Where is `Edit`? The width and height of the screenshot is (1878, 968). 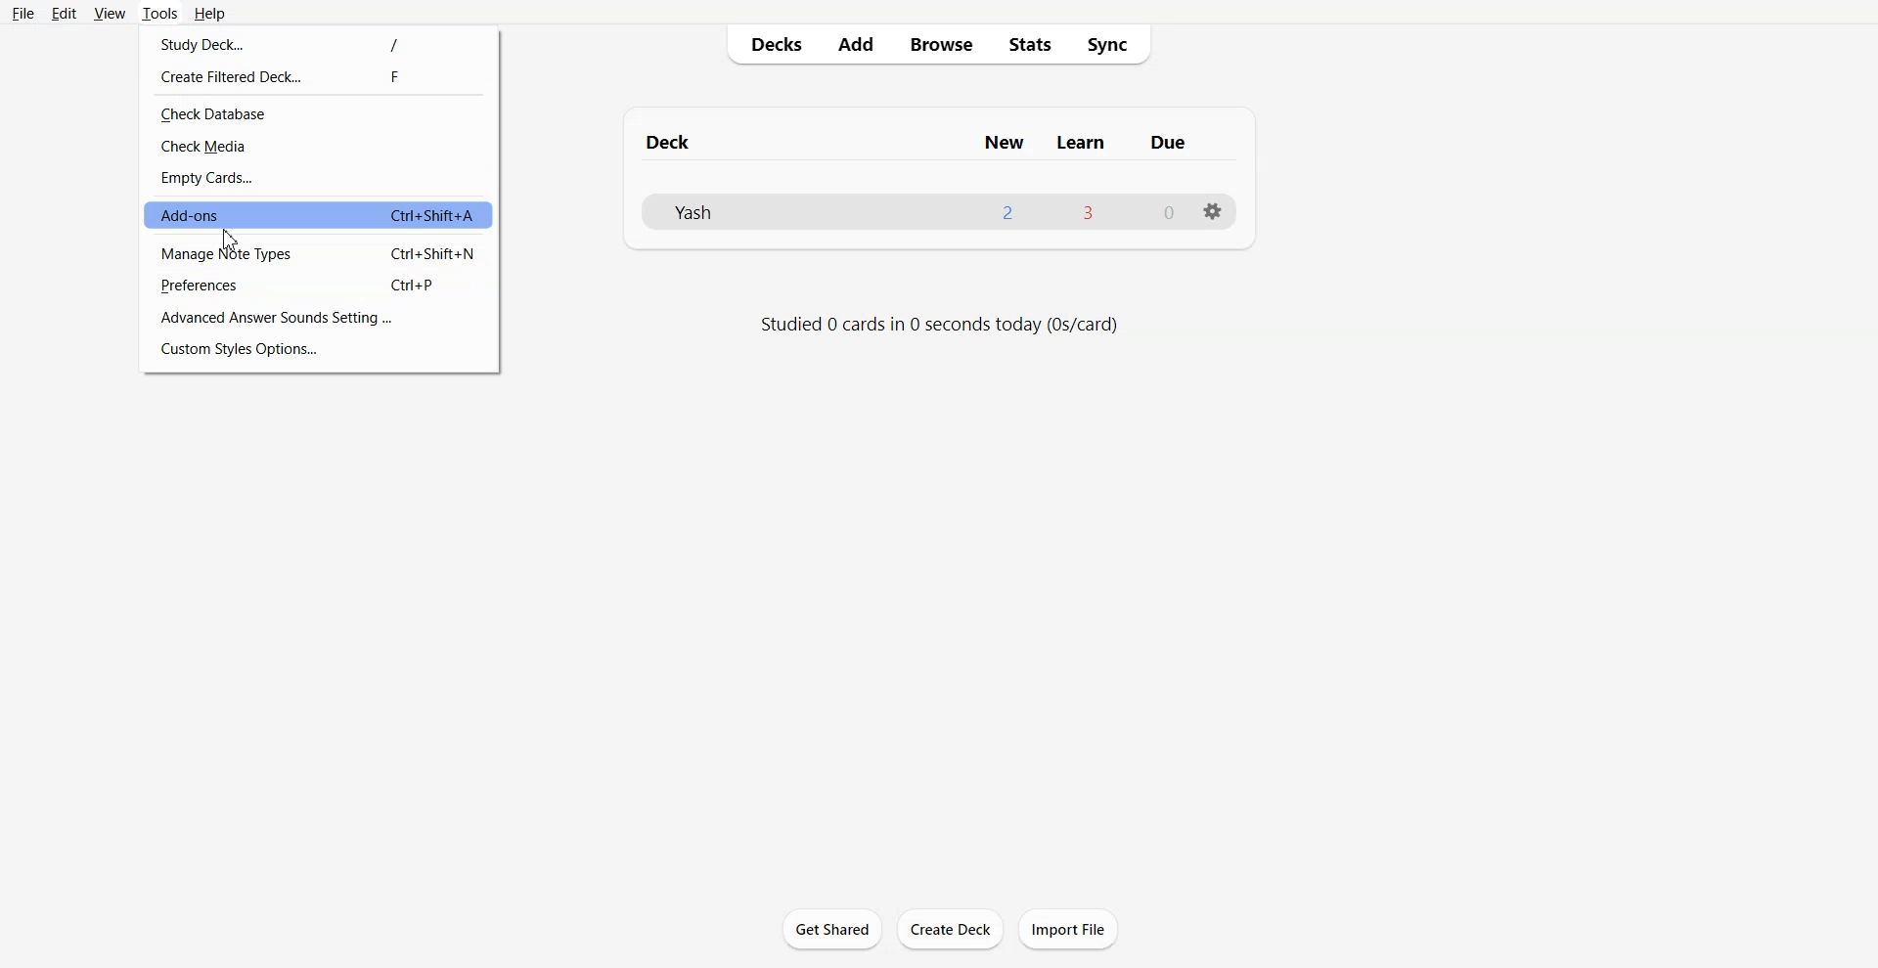 Edit is located at coordinates (64, 13).